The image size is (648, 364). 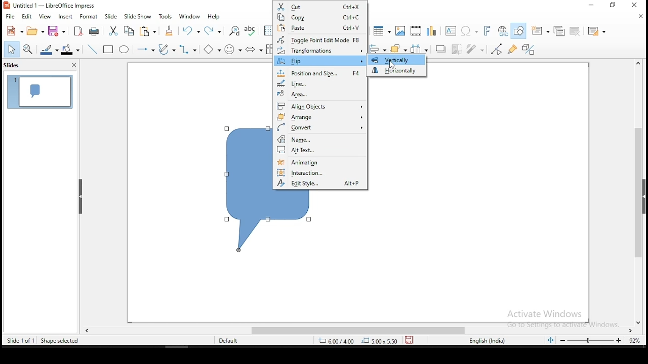 What do you see at coordinates (57, 31) in the screenshot?
I see `save` at bounding box center [57, 31].